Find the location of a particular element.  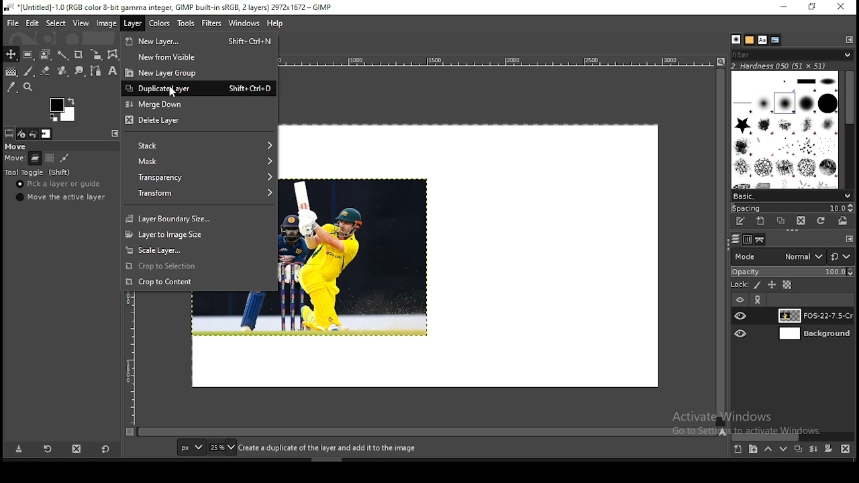

crop tool is located at coordinates (94, 55).